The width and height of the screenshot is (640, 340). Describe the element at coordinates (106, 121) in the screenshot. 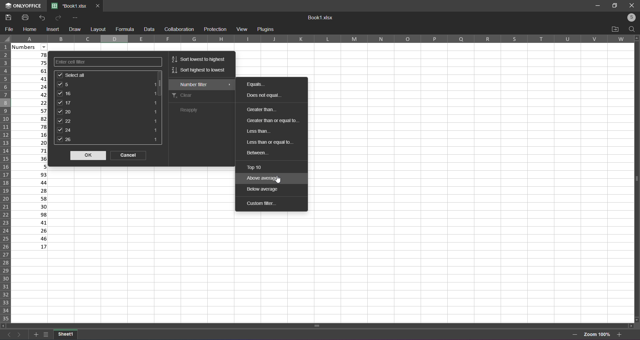

I see `22` at that location.